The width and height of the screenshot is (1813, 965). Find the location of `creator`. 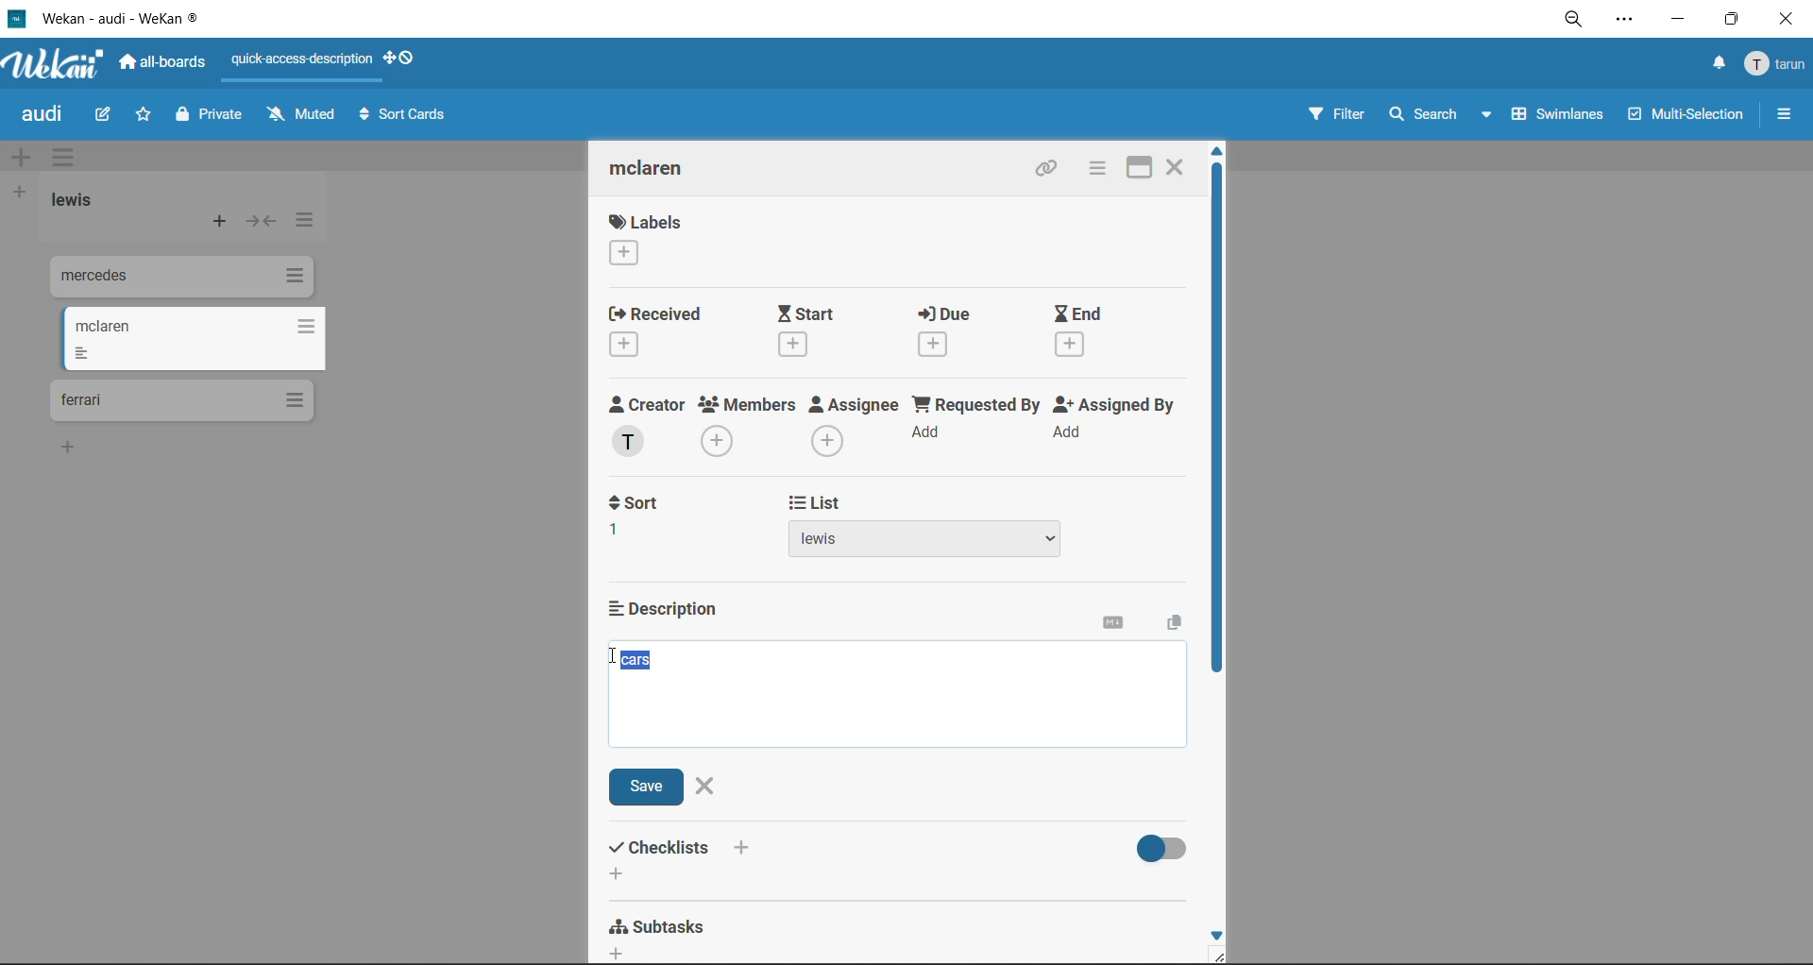

creator is located at coordinates (652, 427).